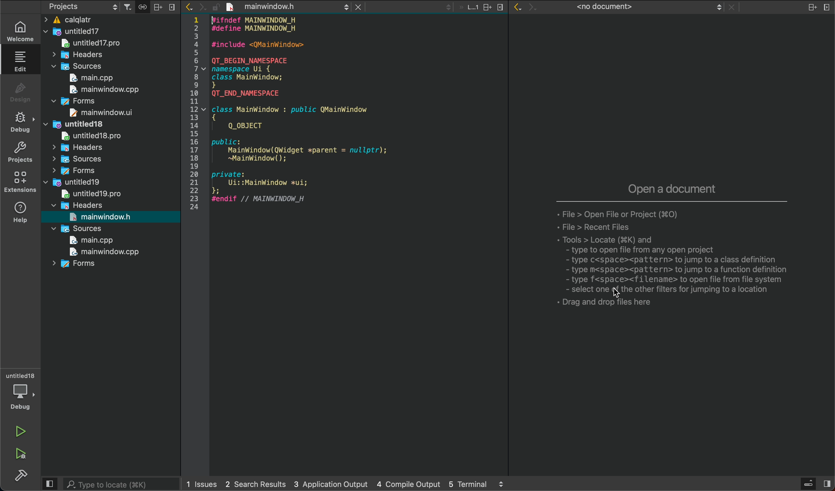 This screenshot has height=491, width=835. What do you see at coordinates (82, 7) in the screenshot?
I see `projects` at bounding box center [82, 7].